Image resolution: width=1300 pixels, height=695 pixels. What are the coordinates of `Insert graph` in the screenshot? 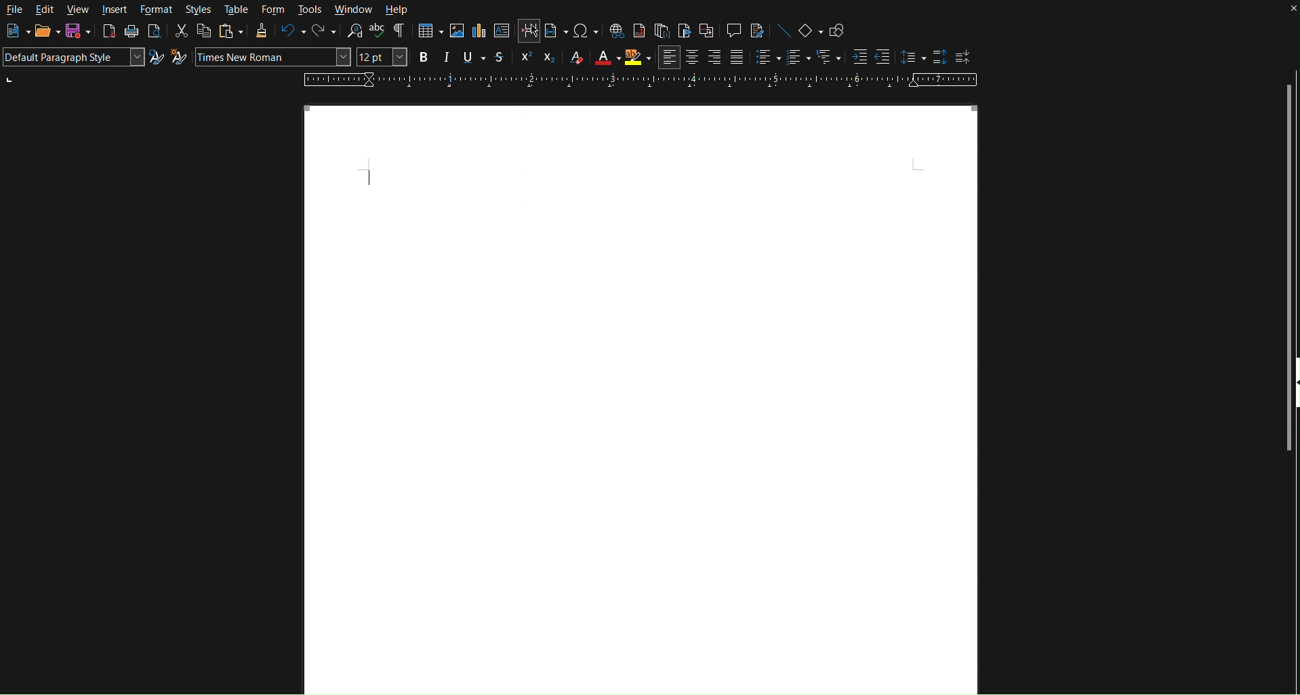 It's located at (479, 33).